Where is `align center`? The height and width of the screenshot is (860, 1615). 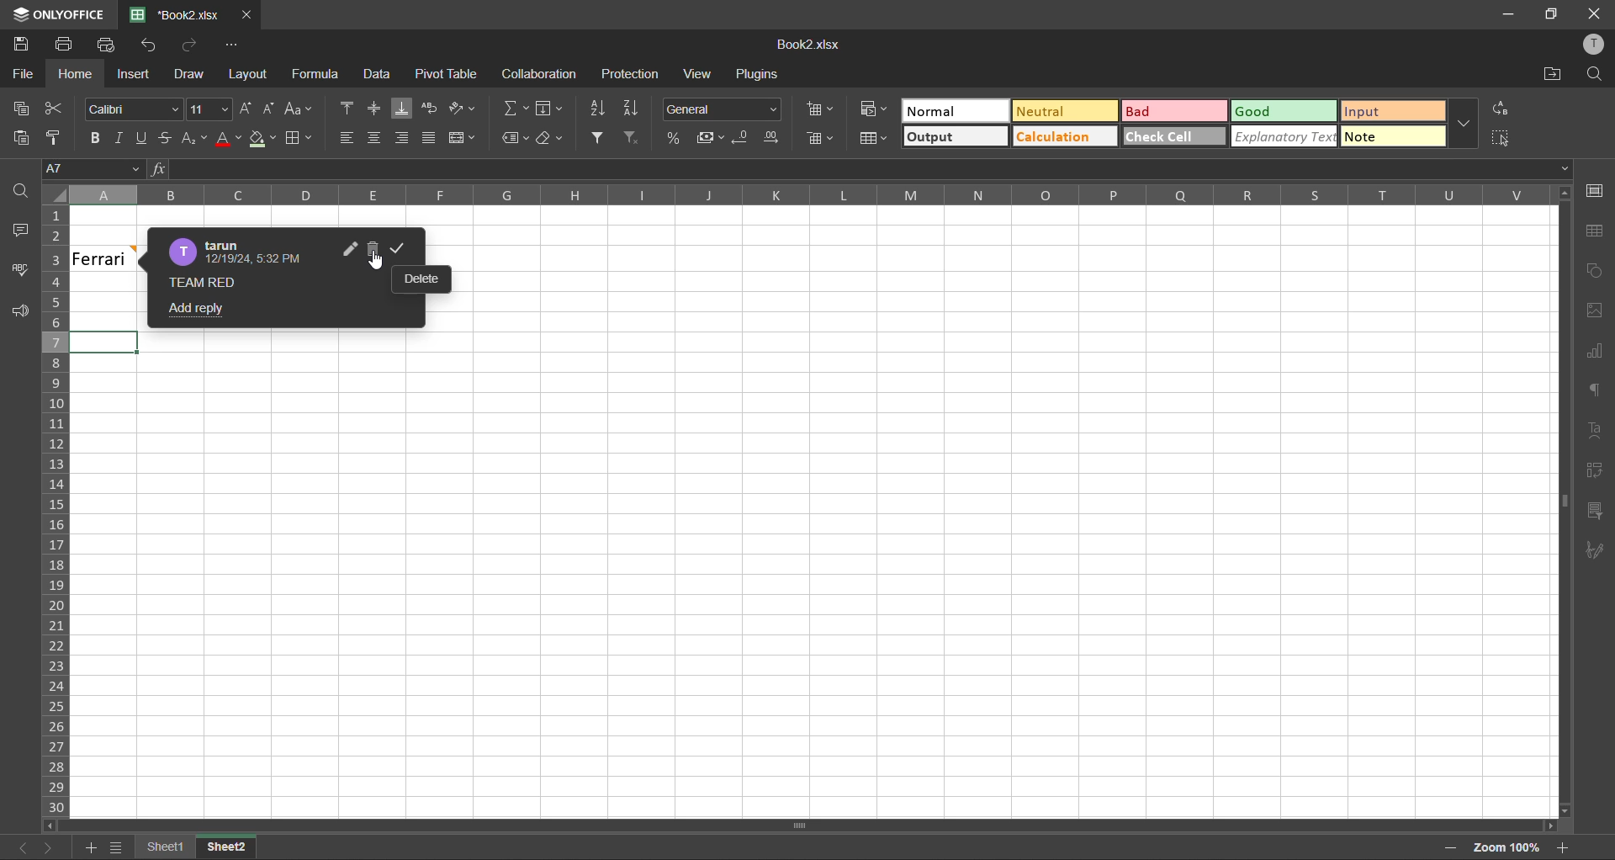 align center is located at coordinates (377, 107).